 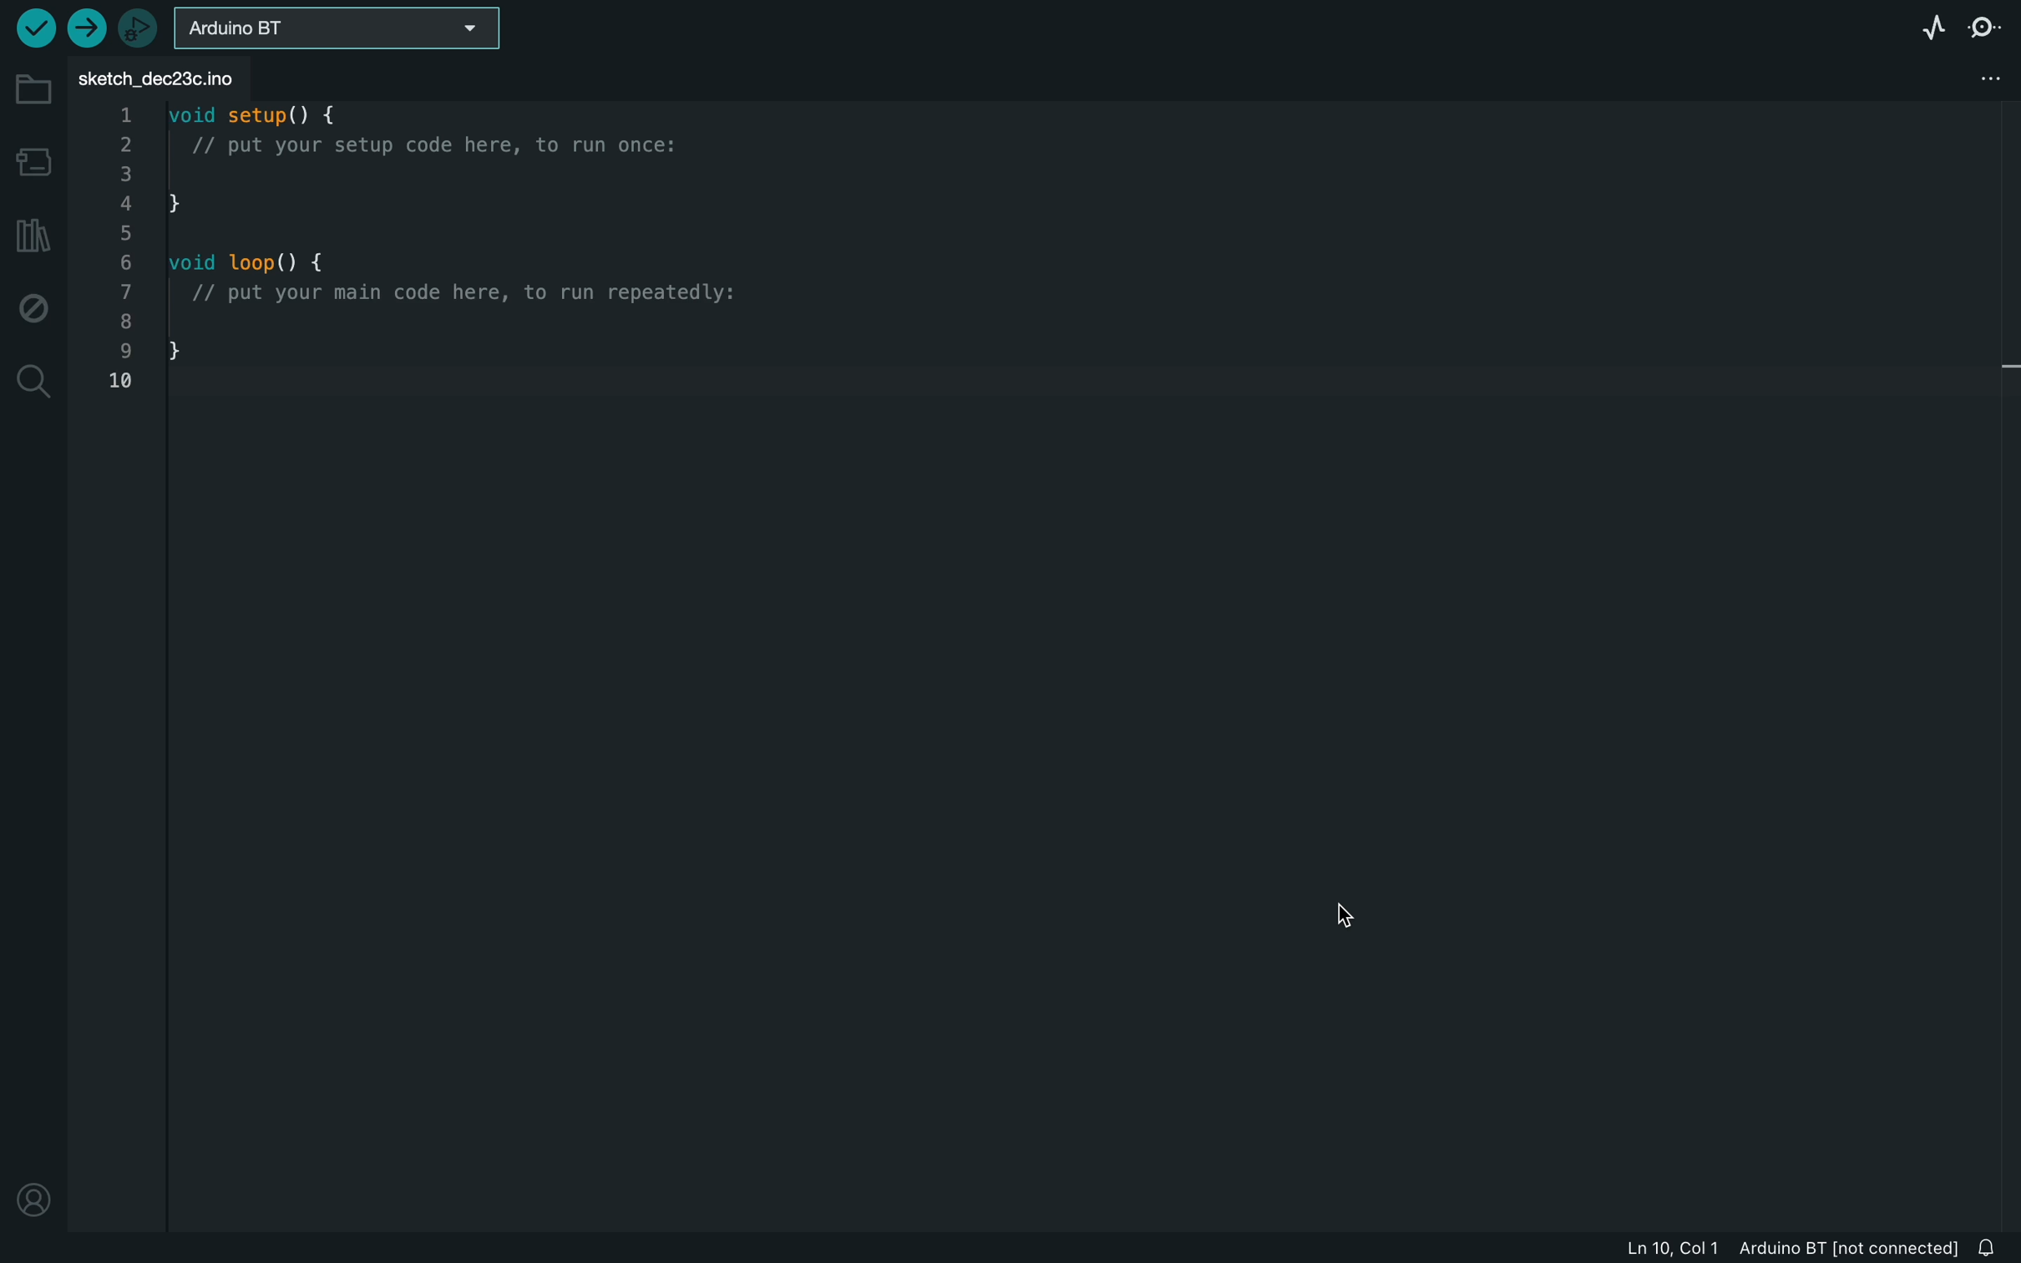 What do you see at coordinates (334, 28) in the screenshot?
I see `board selecter` at bounding box center [334, 28].